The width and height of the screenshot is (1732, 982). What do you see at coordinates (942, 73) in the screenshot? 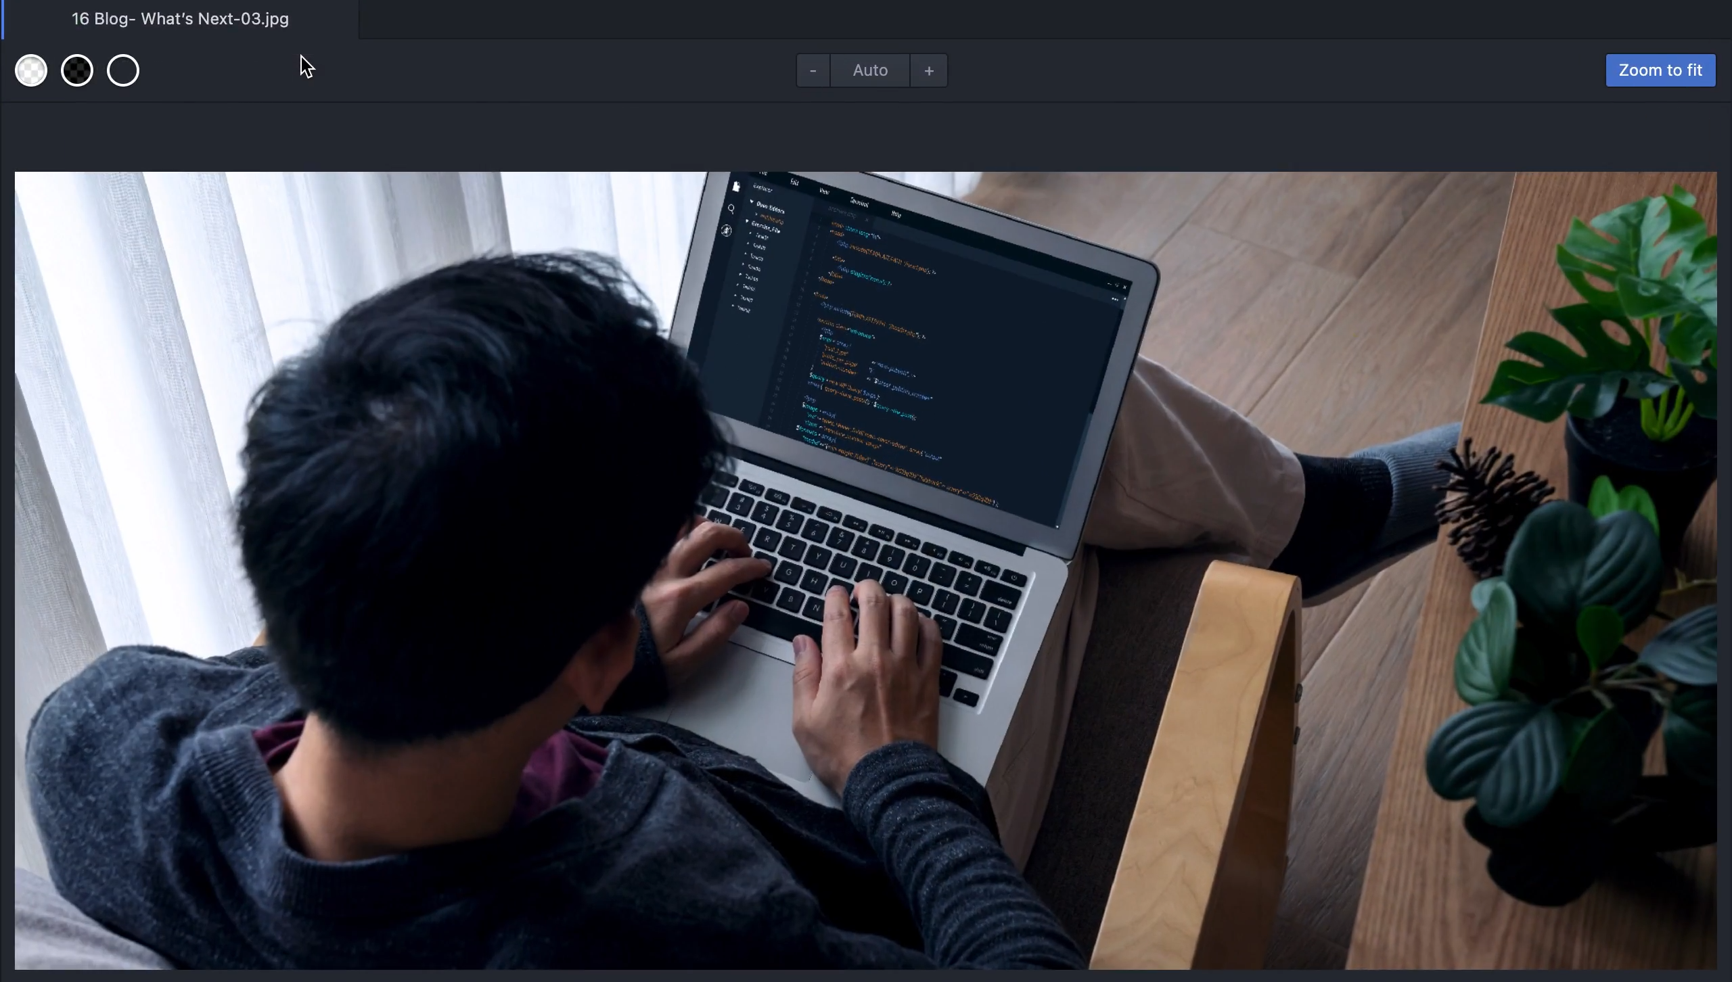
I see `zoom in` at bounding box center [942, 73].